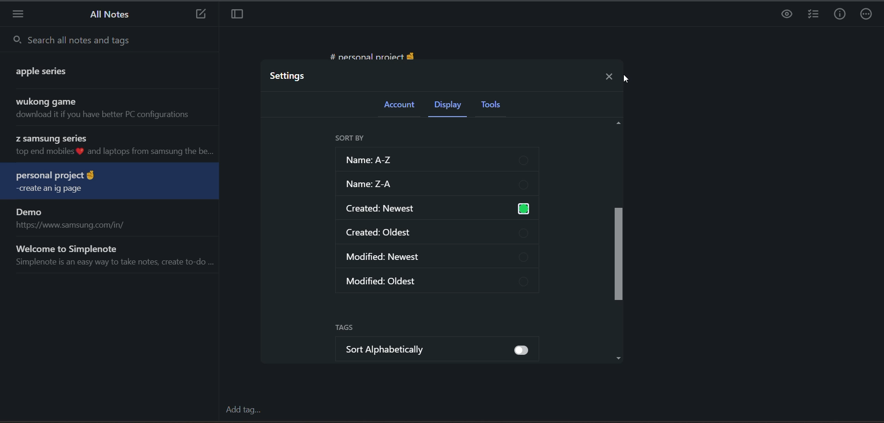  What do you see at coordinates (841, 16) in the screenshot?
I see `info` at bounding box center [841, 16].